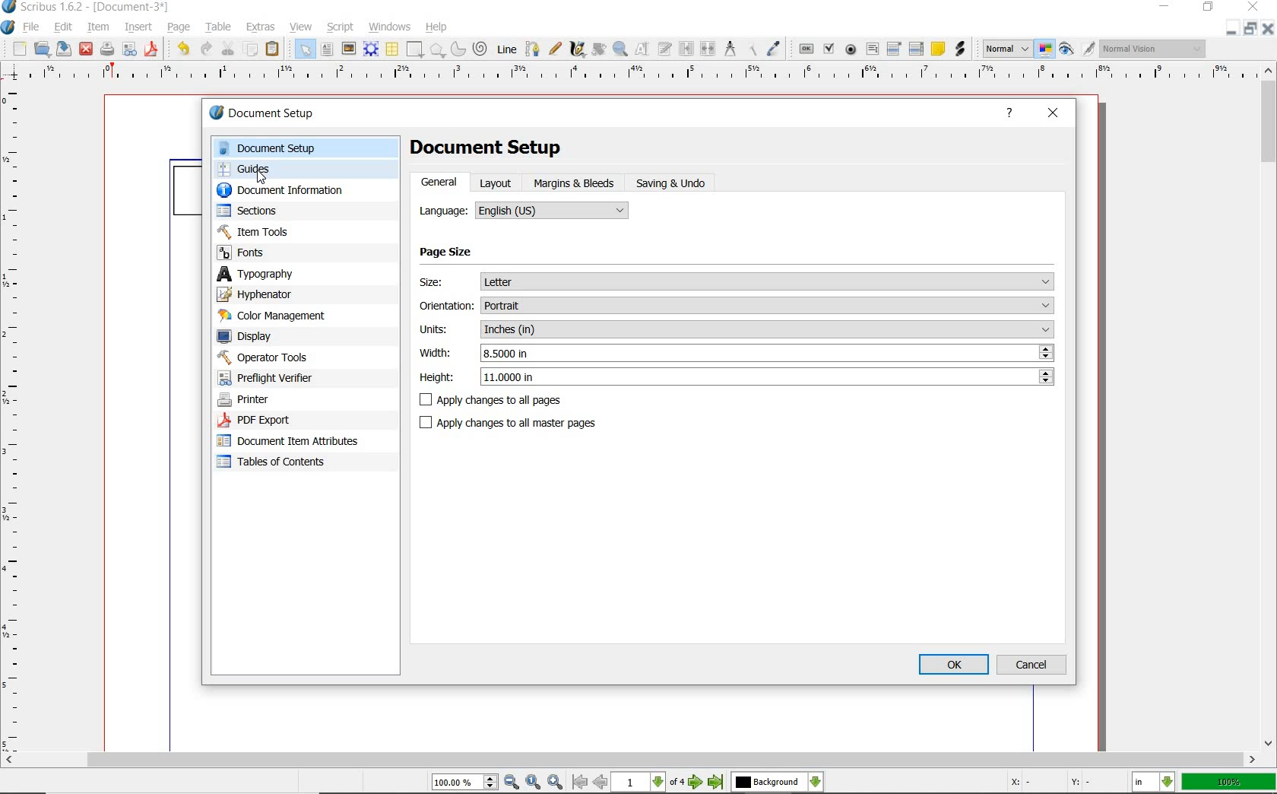  Describe the element at coordinates (8, 28) in the screenshot. I see `system logo` at that location.